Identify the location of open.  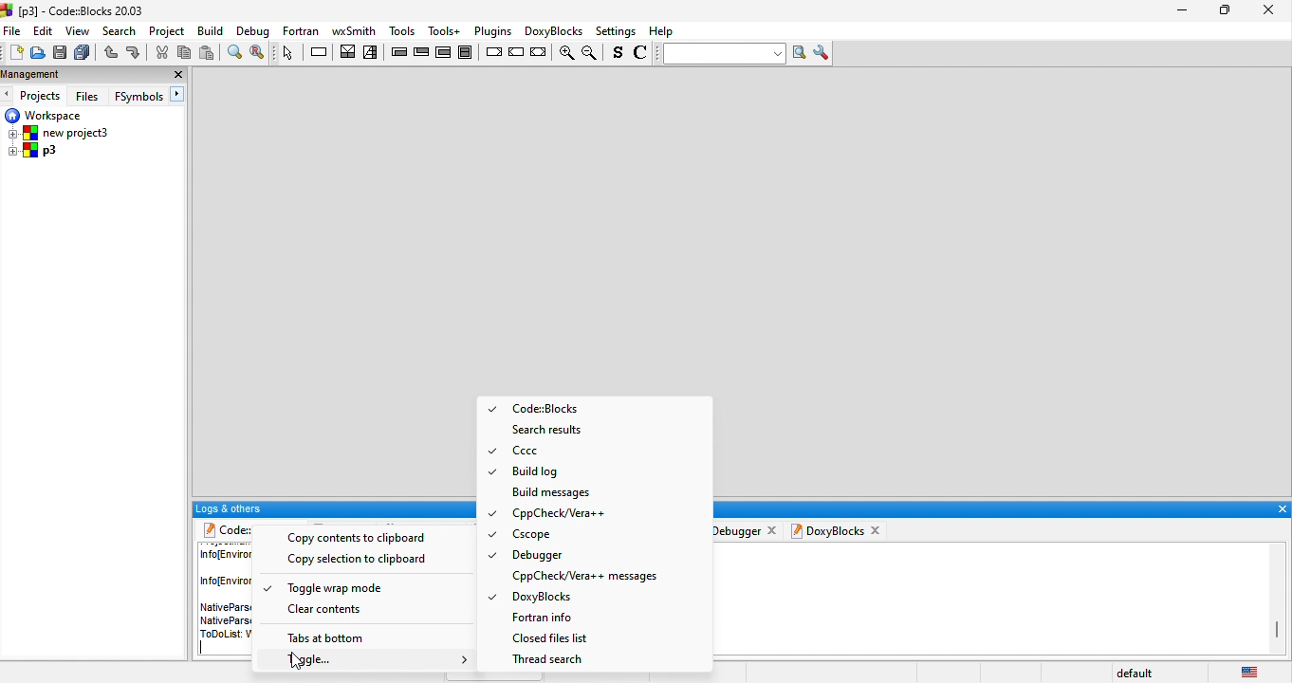
(37, 54).